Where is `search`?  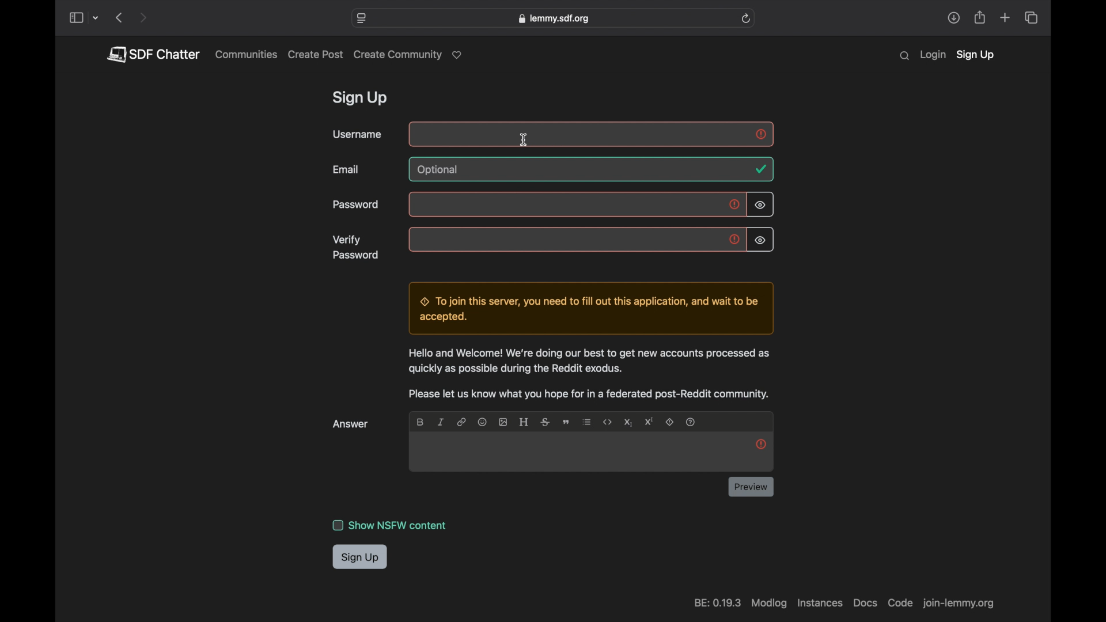
search is located at coordinates (904, 56).